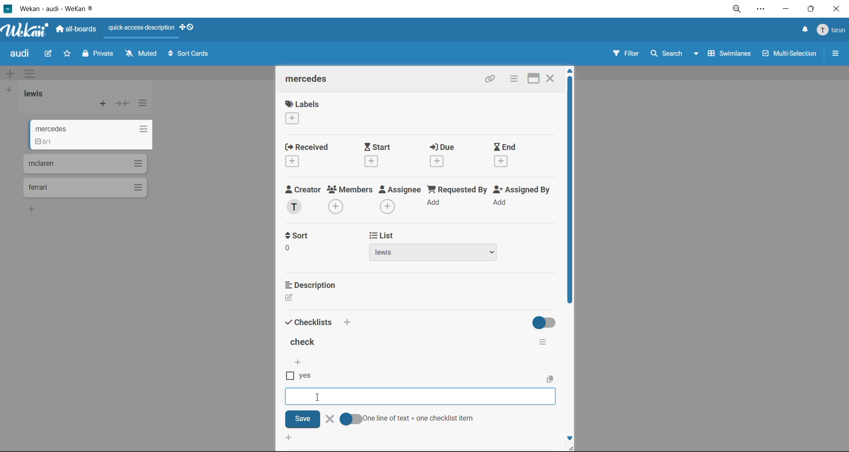  I want to click on sort cards, so click(191, 55).